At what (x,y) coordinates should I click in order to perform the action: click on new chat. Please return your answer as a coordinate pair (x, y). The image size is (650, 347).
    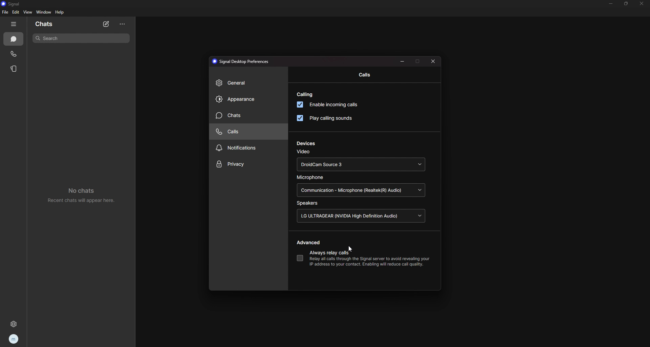
    Looking at the image, I should click on (107, 24).